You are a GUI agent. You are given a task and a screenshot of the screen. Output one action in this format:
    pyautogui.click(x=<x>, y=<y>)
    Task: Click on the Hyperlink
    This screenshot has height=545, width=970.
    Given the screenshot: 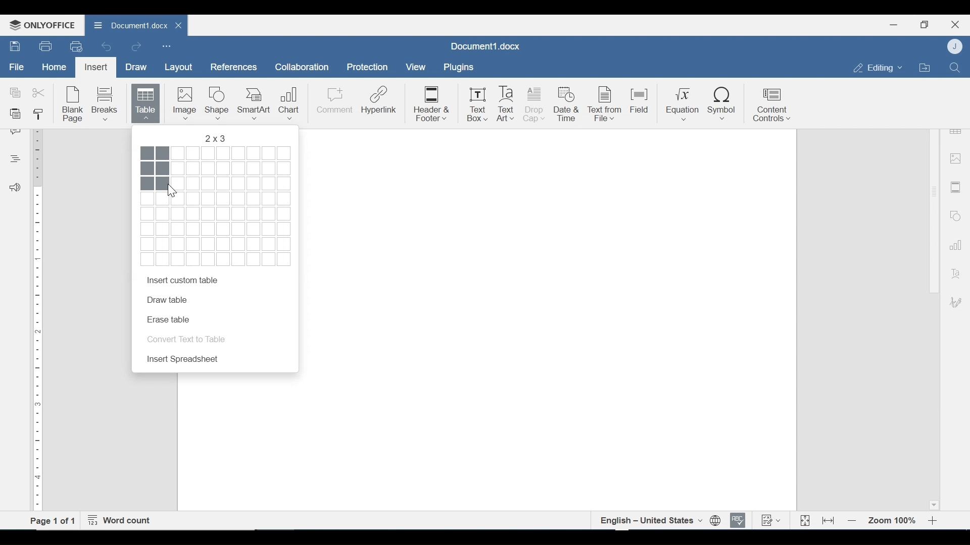 What is the action you would take?
    pyautogui.click(x=380, y=105)
    